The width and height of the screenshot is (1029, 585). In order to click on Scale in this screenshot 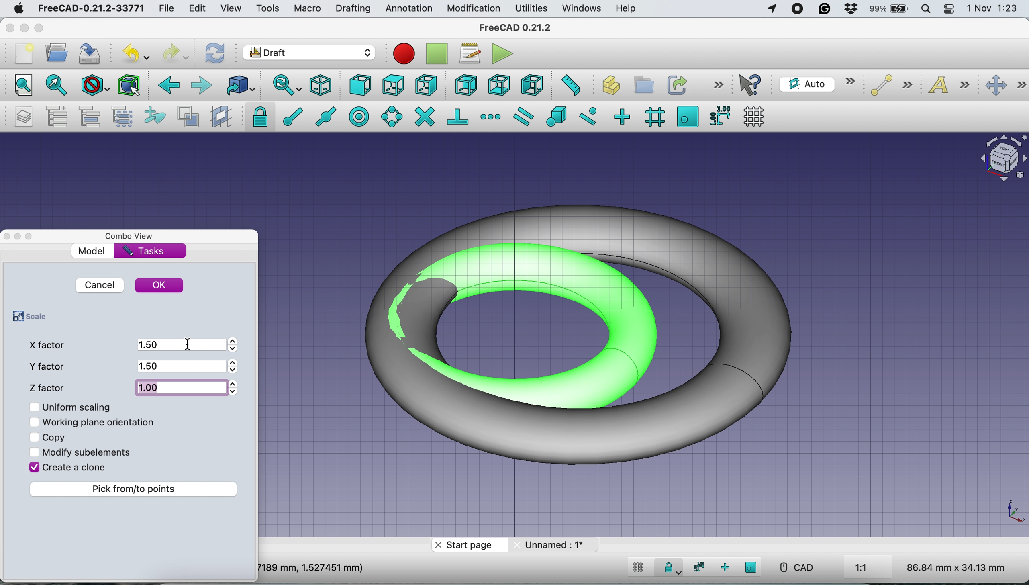, I will do `click(1013, 512)`.